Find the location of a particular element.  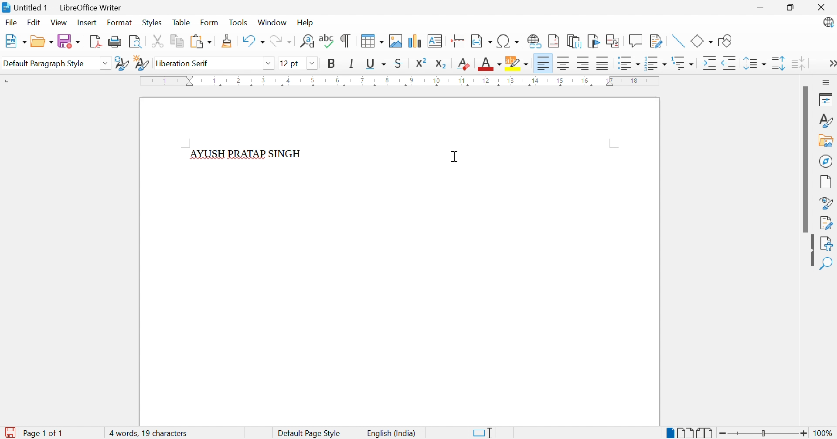

Styles is located at coordinates (151, 23).